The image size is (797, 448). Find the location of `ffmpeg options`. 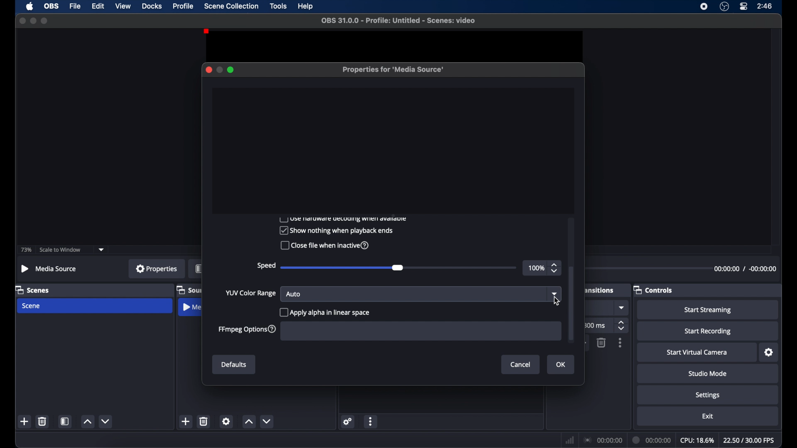

ffmpeg options is located at coordinates (247, 329).